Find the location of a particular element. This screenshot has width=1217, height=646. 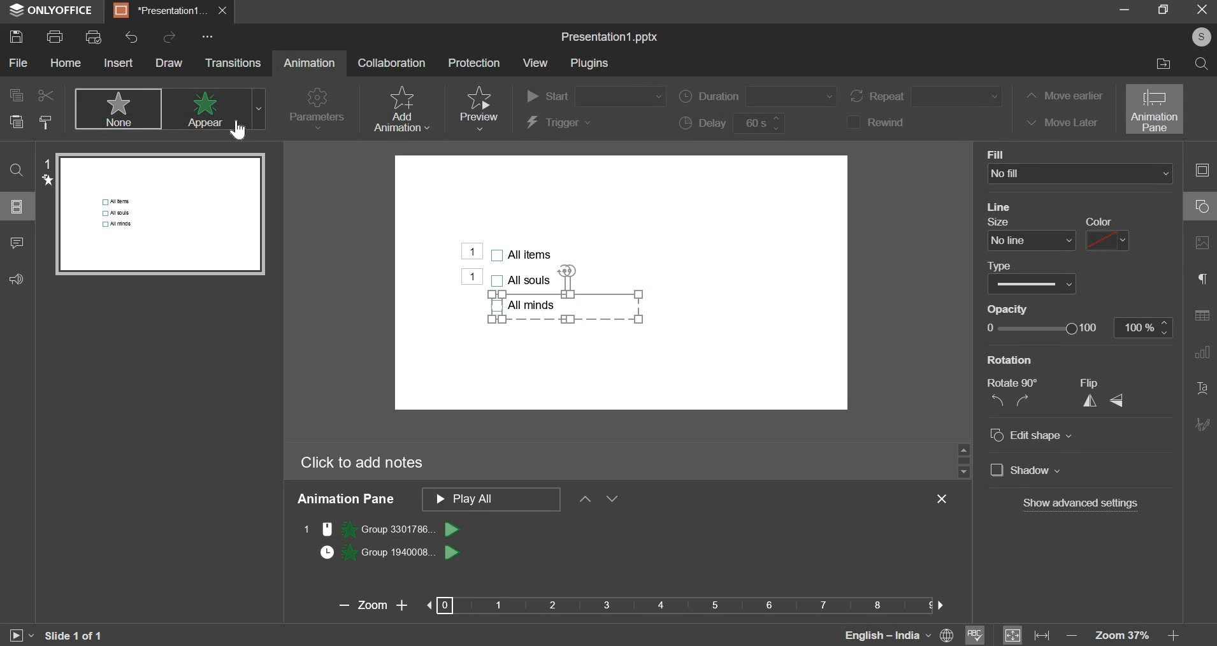

repeat is located at coordinates (928, 96).